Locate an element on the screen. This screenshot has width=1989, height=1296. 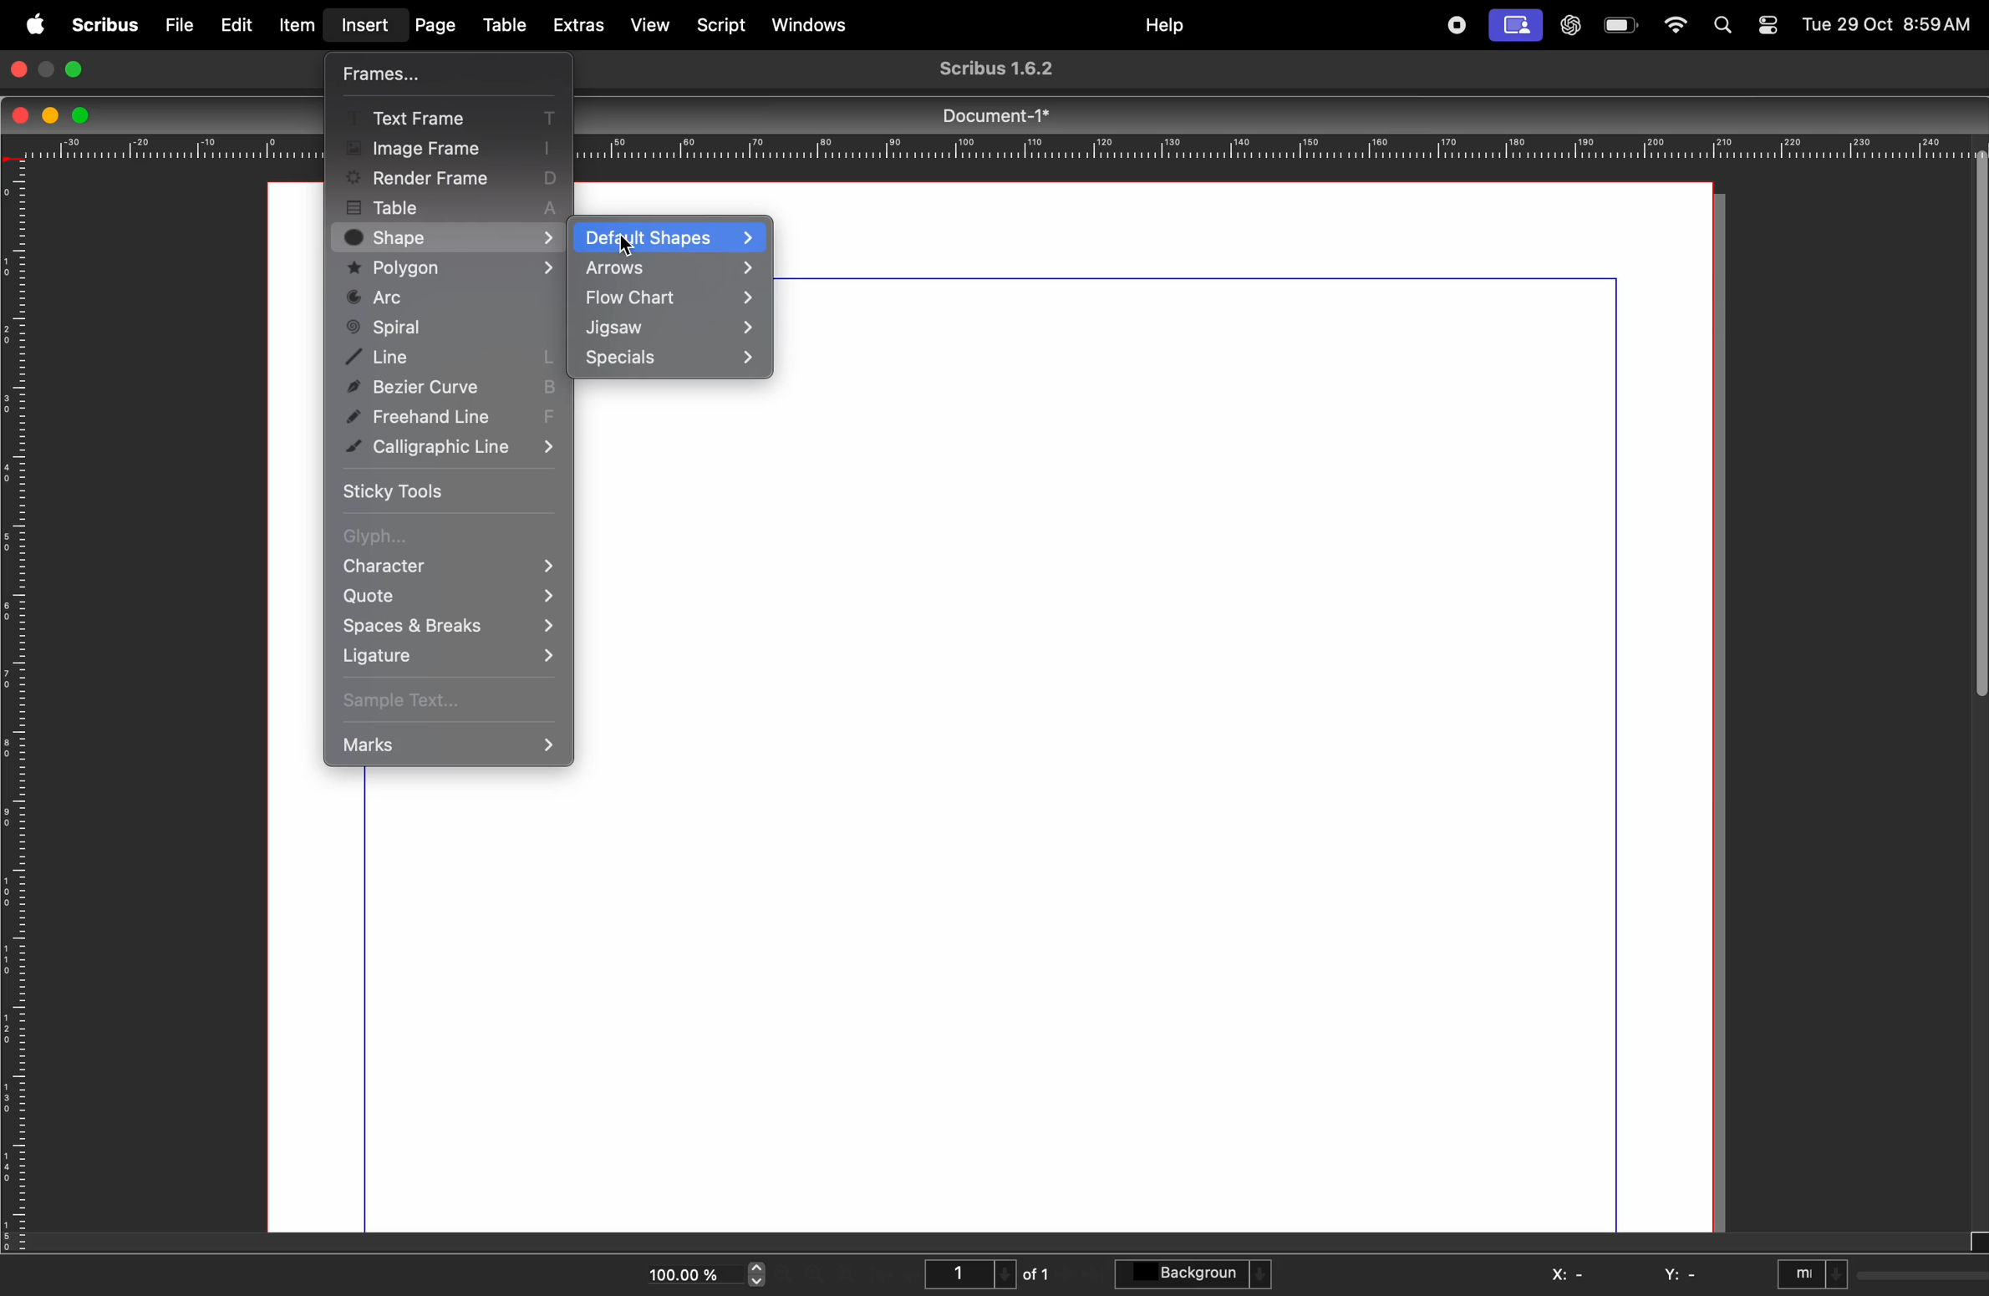
minimize is located at coordinates (48, 114).